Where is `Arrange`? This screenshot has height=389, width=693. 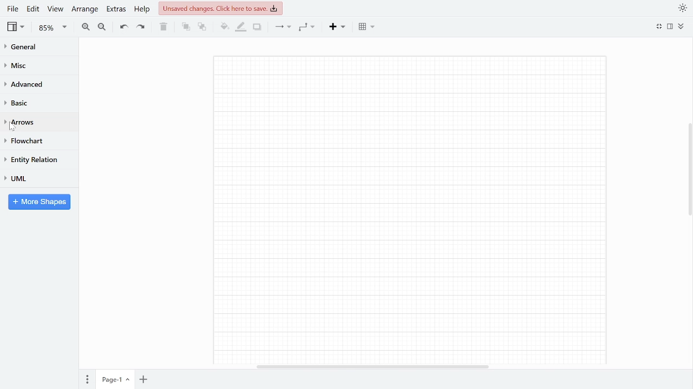 Arrange is located at coordinates (84, 9).